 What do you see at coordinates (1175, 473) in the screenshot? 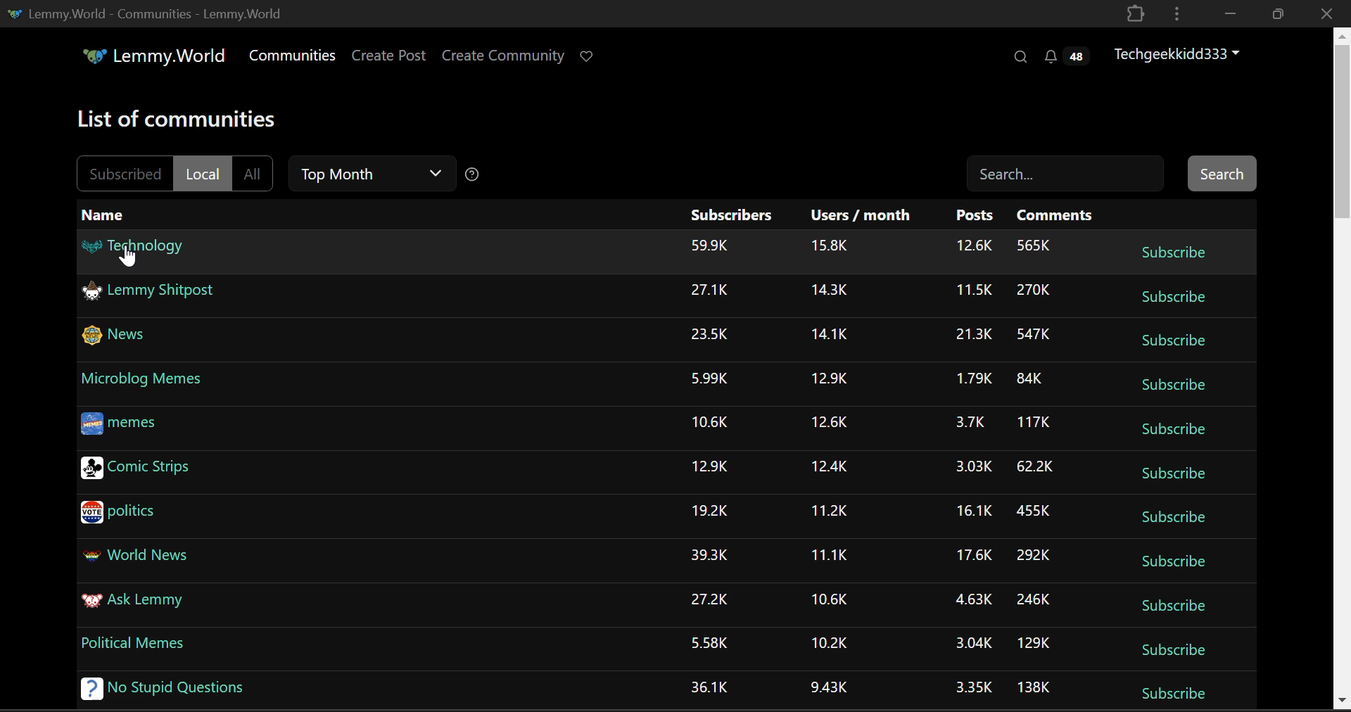
I see `Subscribe` at bounding box center [1175, 473].